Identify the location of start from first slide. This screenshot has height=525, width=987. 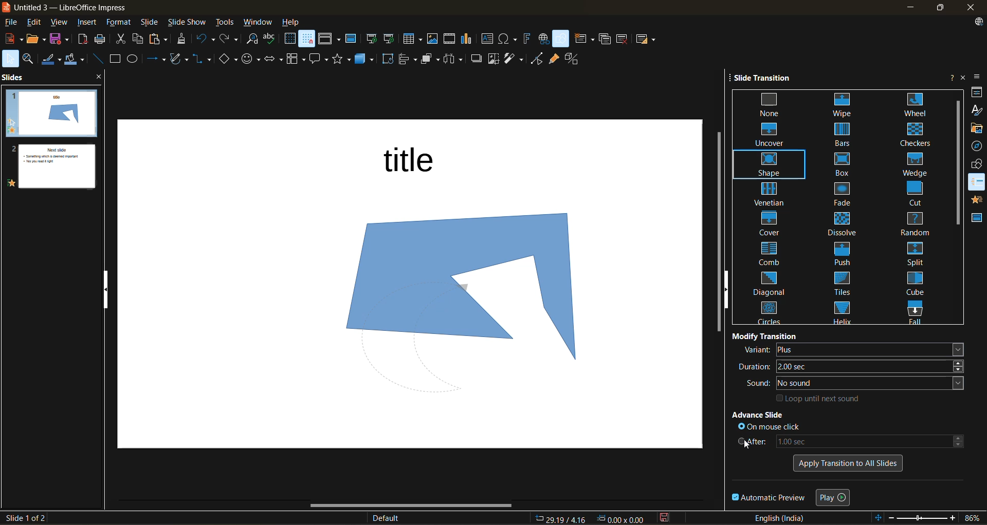
(373, 39).